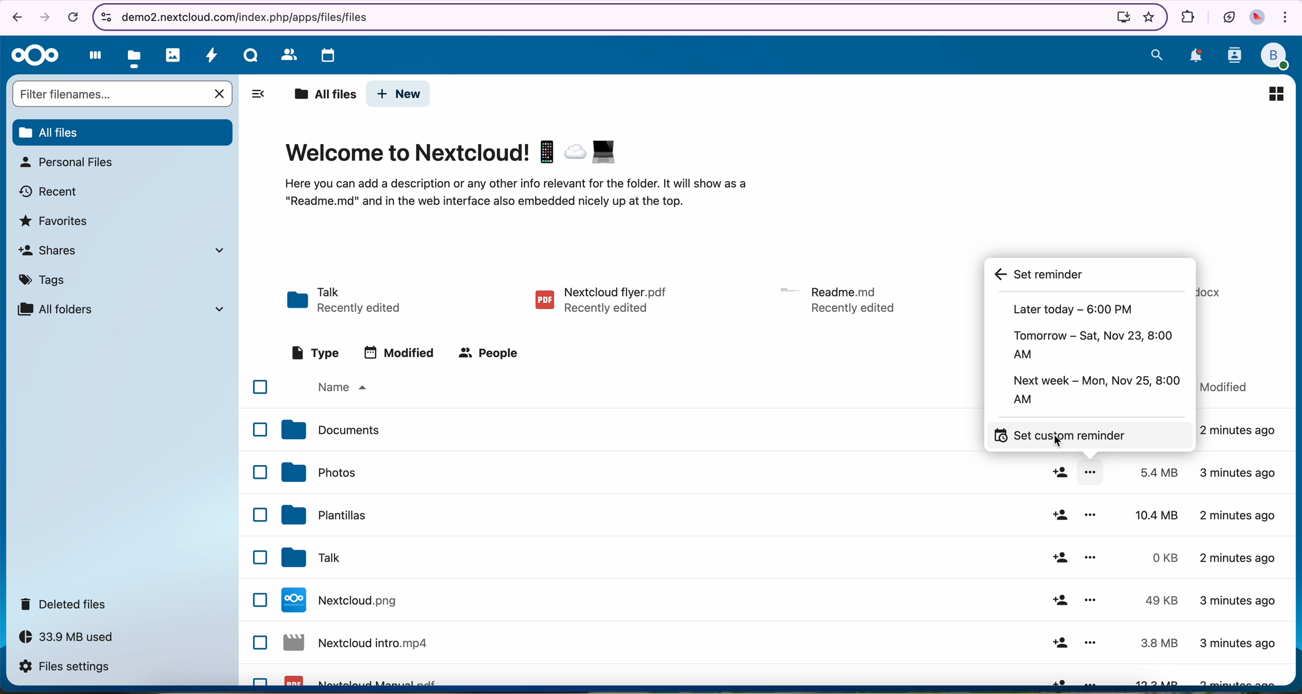  I want to click on share, so click(1057, 473).